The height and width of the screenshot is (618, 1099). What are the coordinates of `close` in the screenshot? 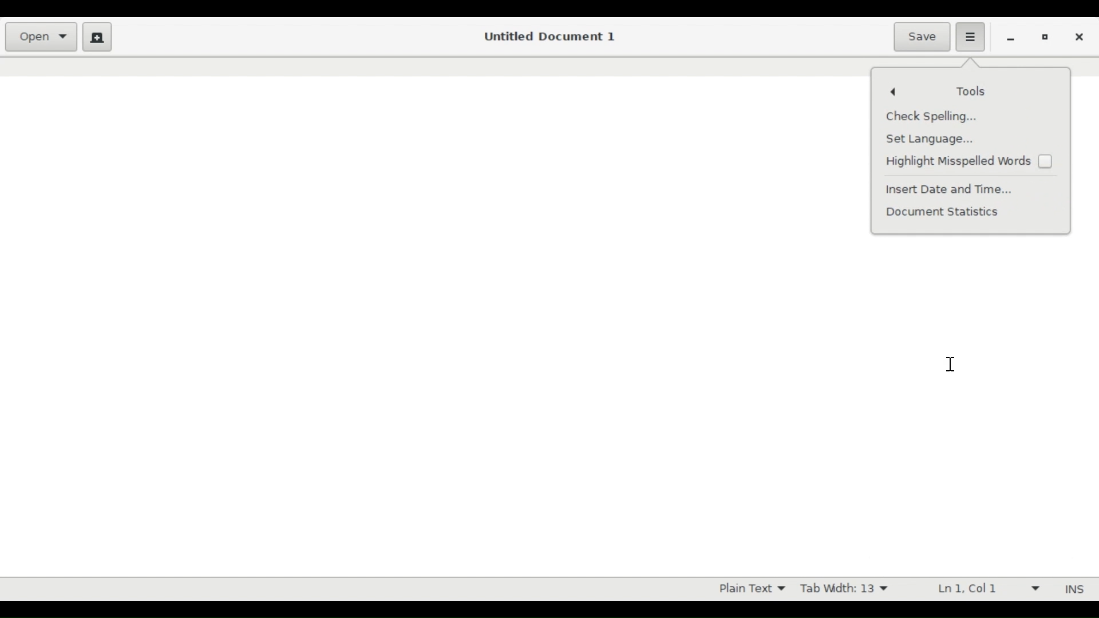 It's located at (1079, 37).